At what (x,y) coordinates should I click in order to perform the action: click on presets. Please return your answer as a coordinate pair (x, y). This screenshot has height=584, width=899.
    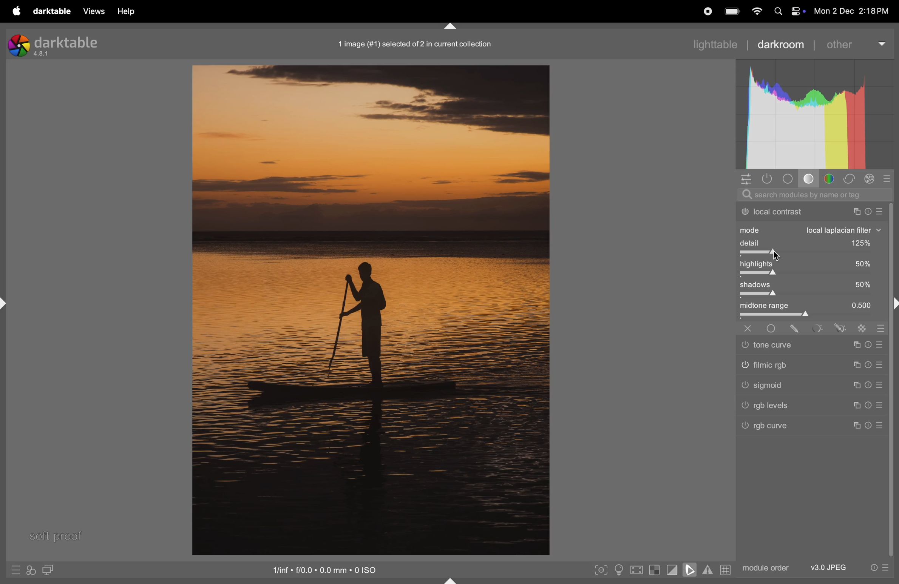
    Looking at the image, I should click on (888, 178).